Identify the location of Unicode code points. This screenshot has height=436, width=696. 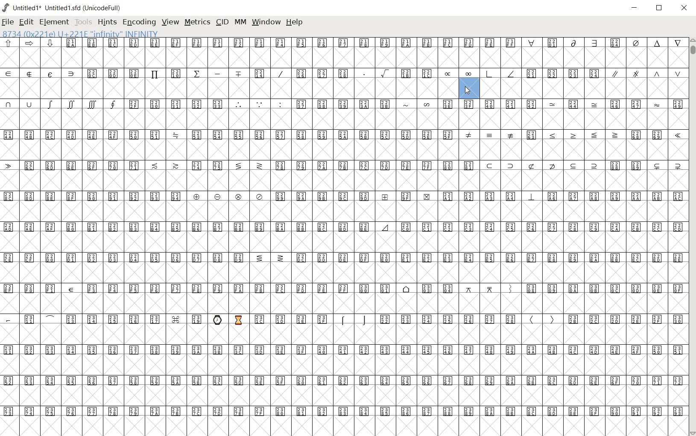
(343, 105).